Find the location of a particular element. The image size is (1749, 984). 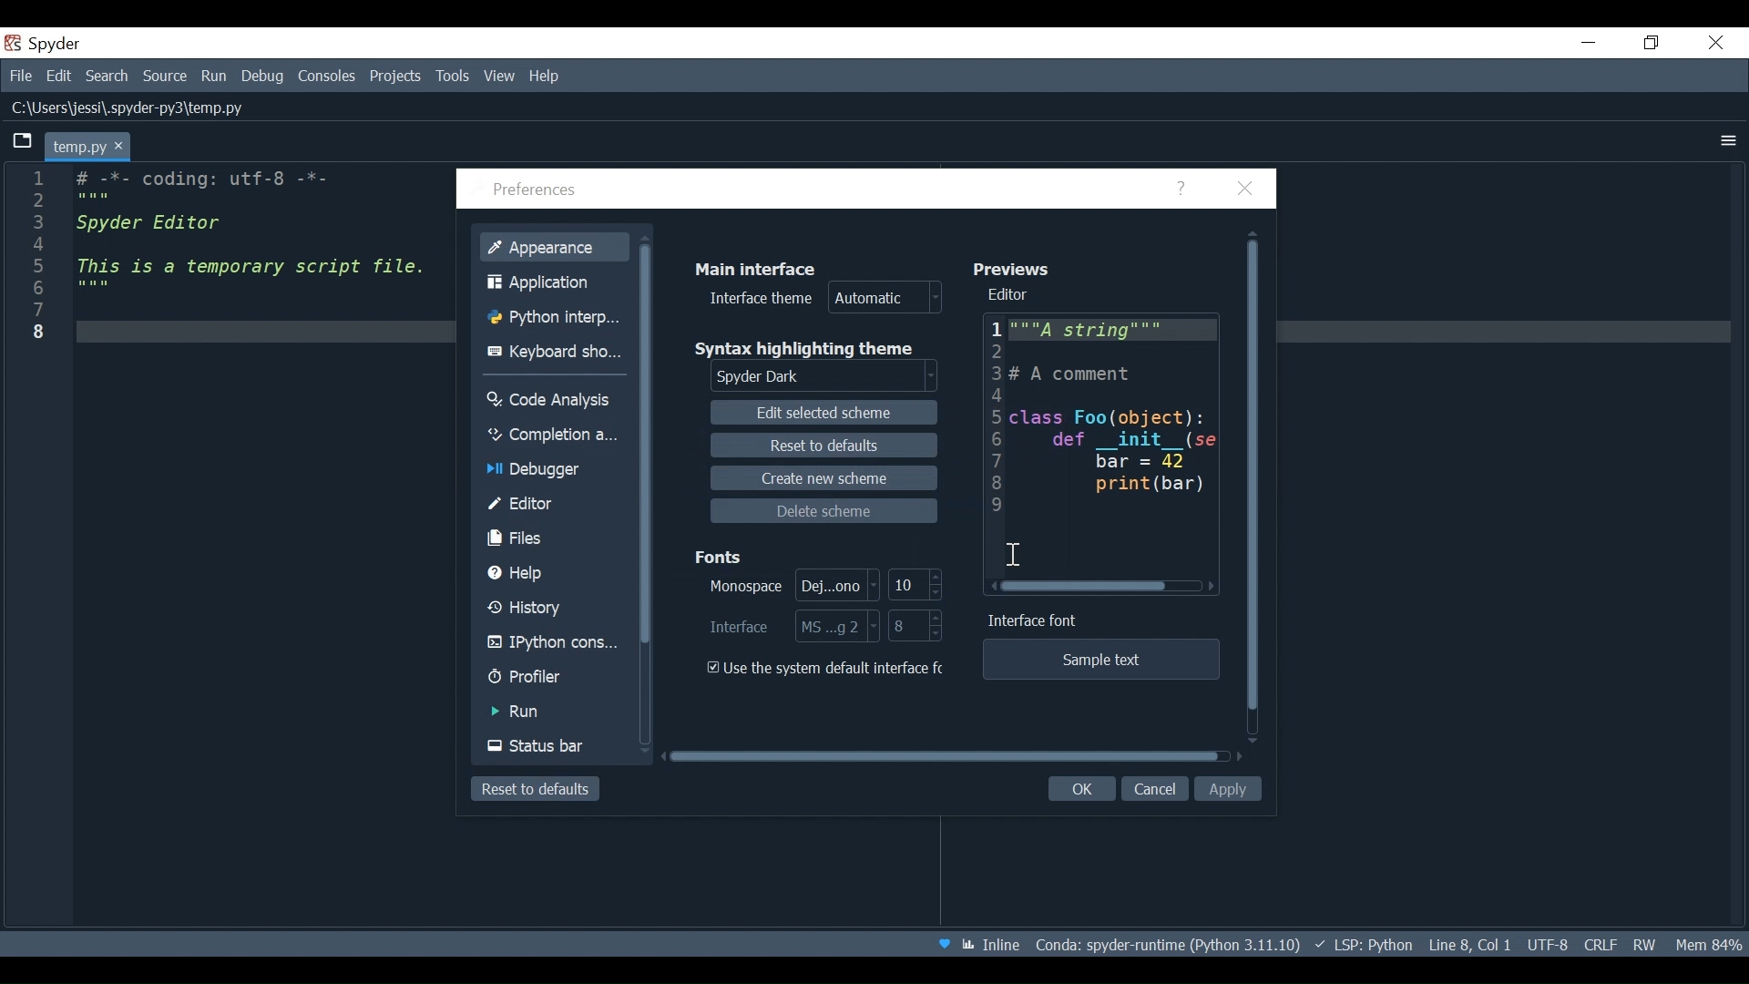

Insertion cursor is located at coordinates (1014, 557).